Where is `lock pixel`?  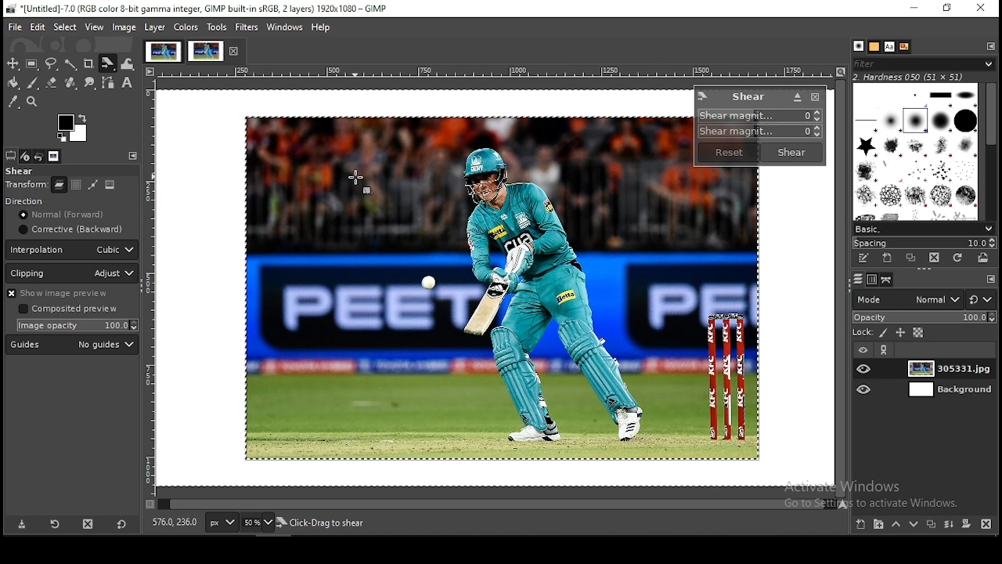 lock pixel is located at coordinates (884, 334).